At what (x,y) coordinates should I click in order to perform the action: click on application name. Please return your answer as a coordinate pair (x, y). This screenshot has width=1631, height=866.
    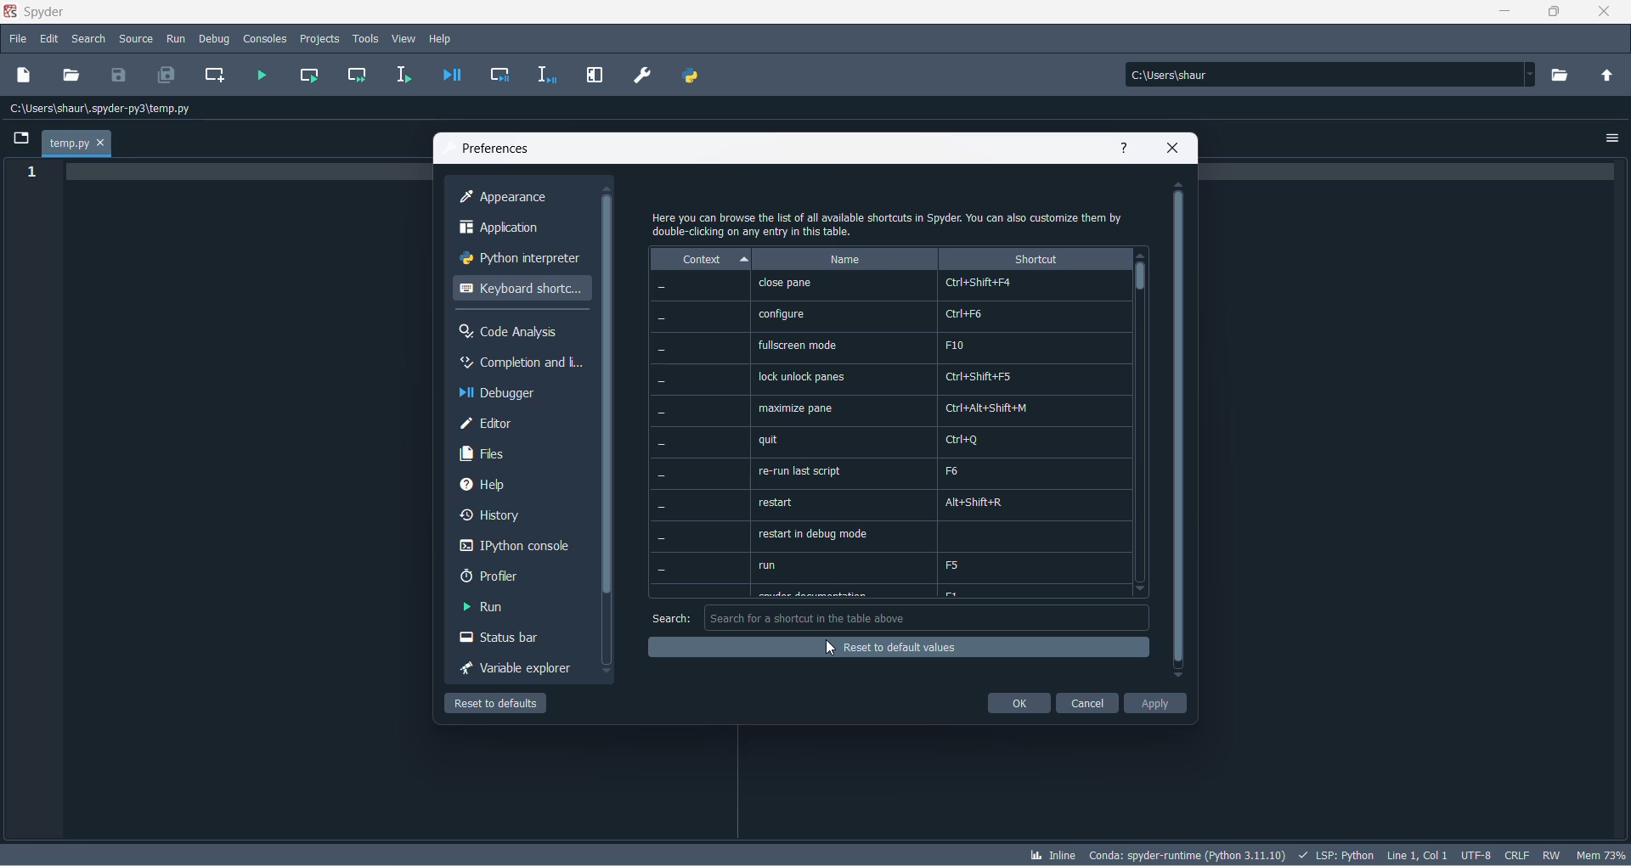
    Looking at the image, I should click on (37, 10).